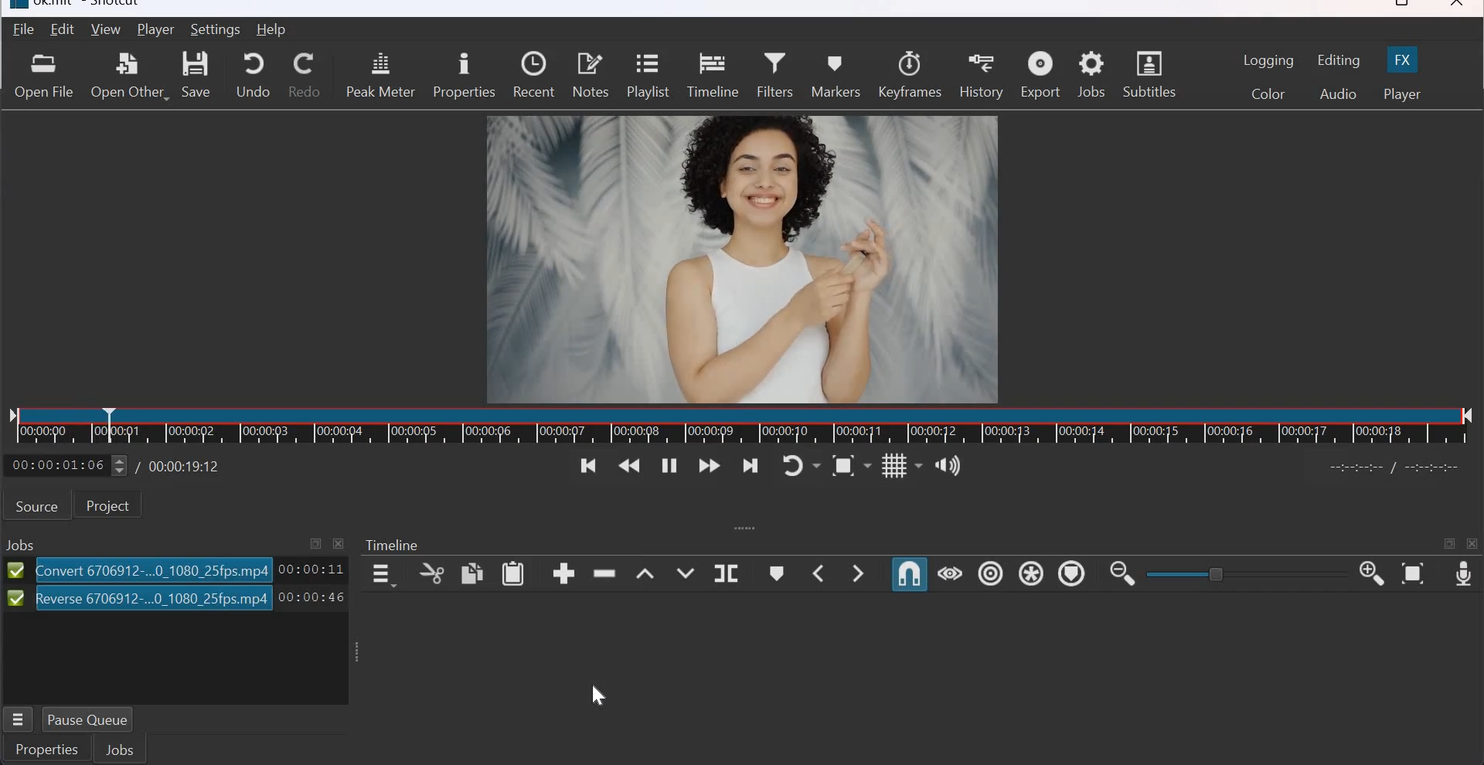 This screenshot has width=1484, height=765. I want to click on Toggle zoom, so click(850, 464).